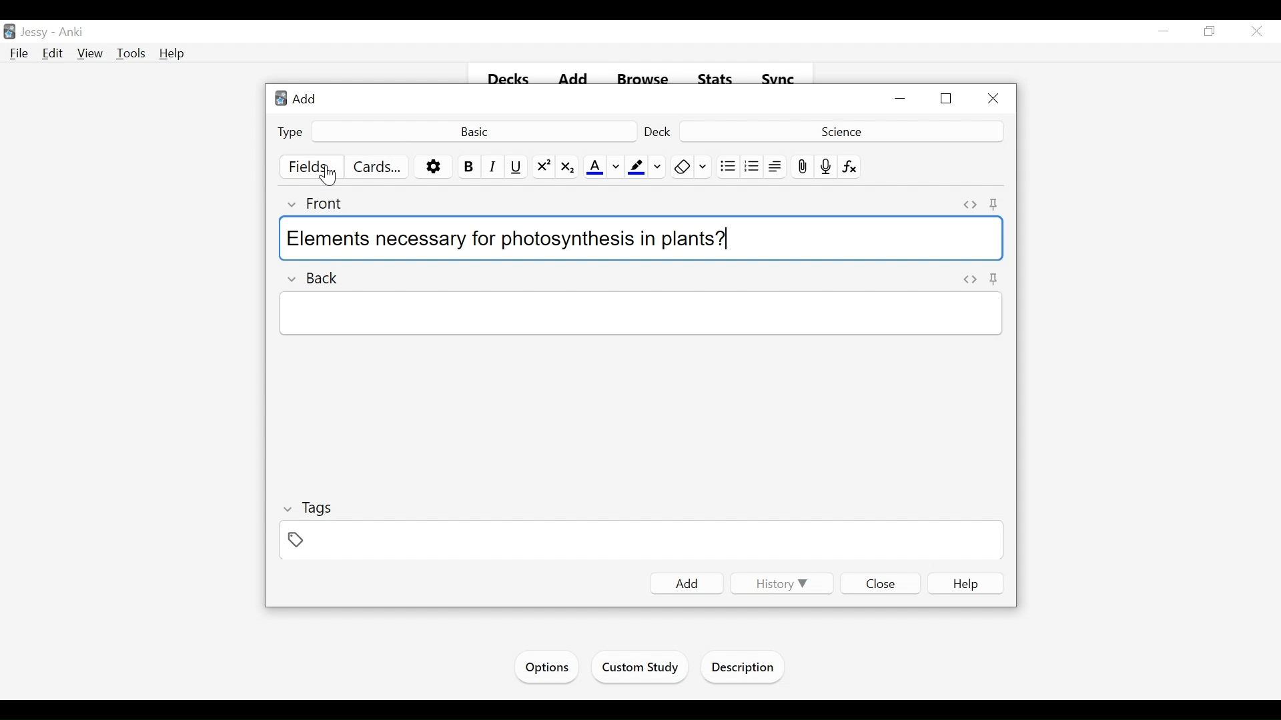 The image size is (1281, 720). What do you see at coordinates (378, 167) in the screenshot?
I see `Customize Cards Template` at bounding box center [378, 167].